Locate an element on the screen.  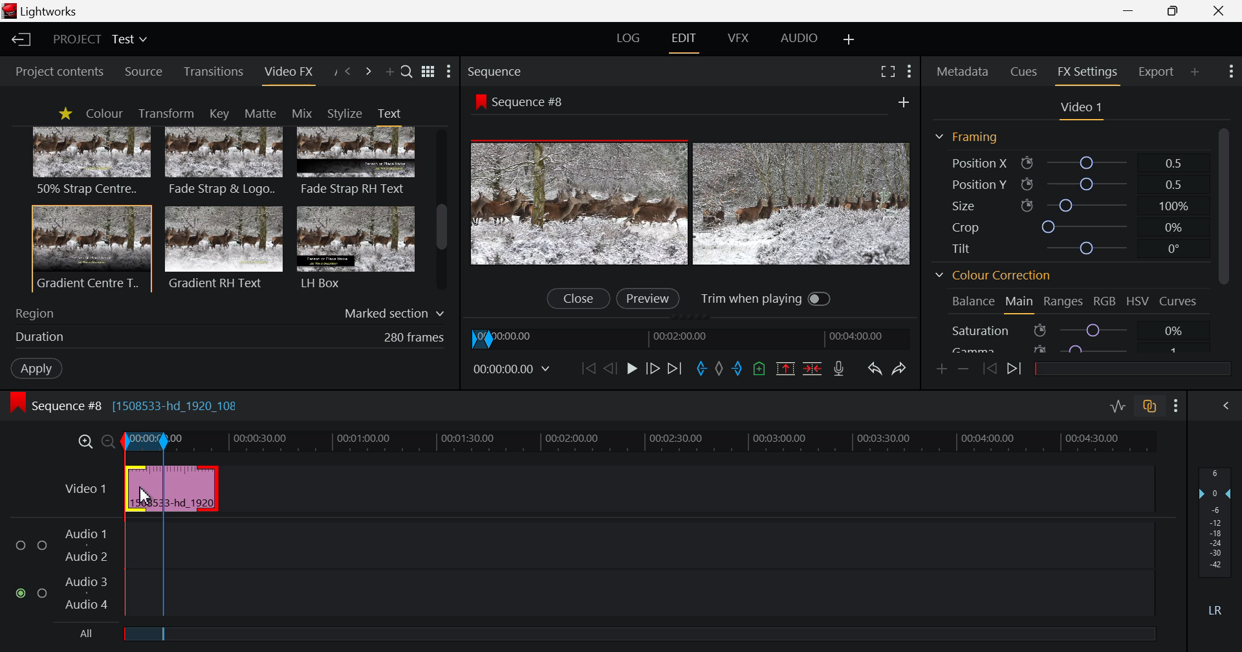
Audio Input Field is located at coordinates (641, 567).